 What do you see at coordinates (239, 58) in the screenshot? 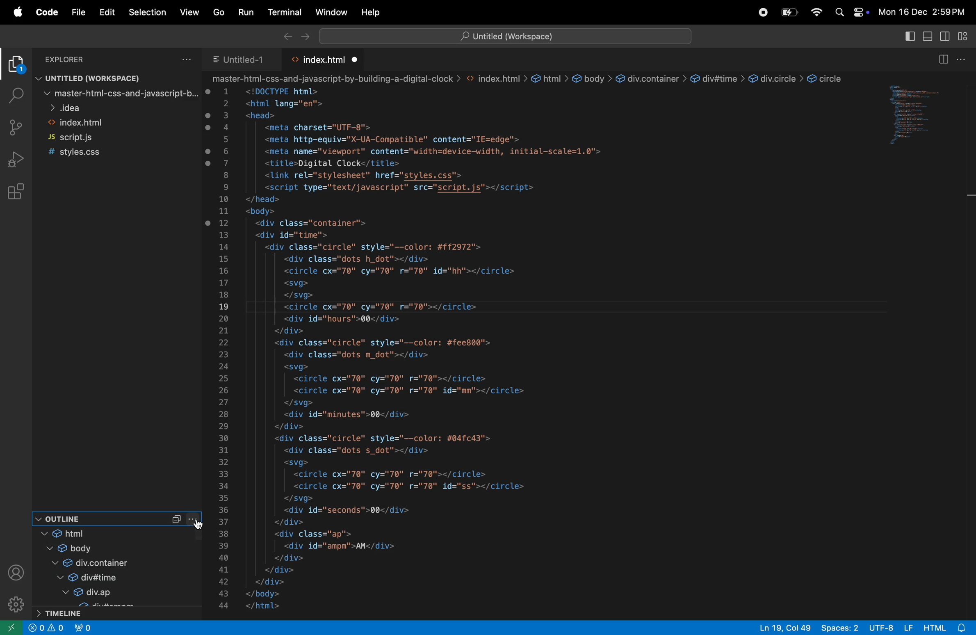
I see `untitled 1` at bounding box center [239, 58].